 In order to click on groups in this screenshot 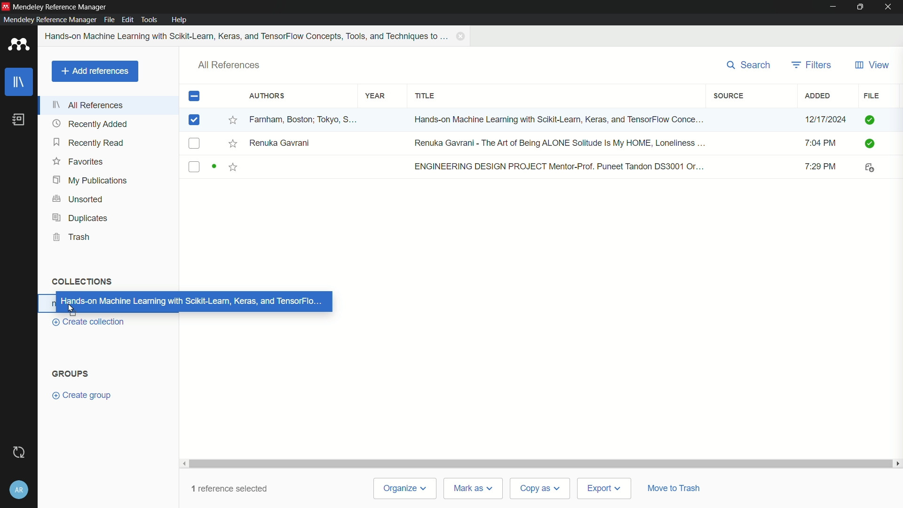, I will do `click(70, 374)`.